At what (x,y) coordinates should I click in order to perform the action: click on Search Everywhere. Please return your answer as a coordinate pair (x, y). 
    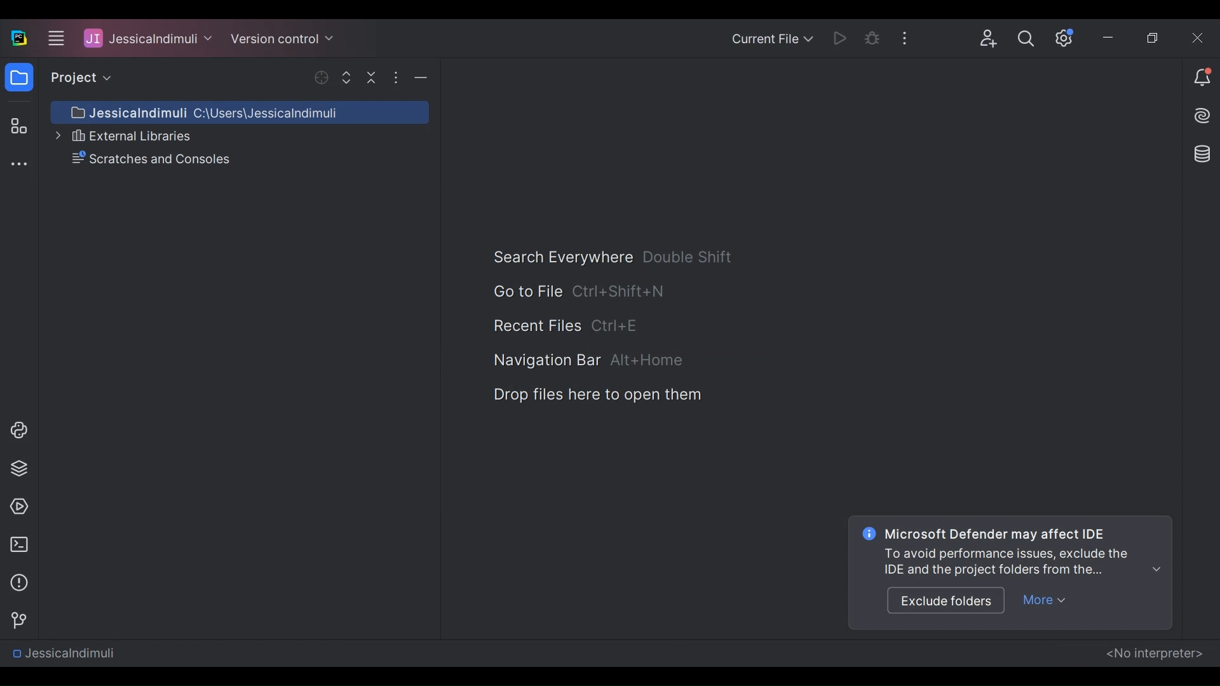
    Looking at the image, I should click on (623, 255).